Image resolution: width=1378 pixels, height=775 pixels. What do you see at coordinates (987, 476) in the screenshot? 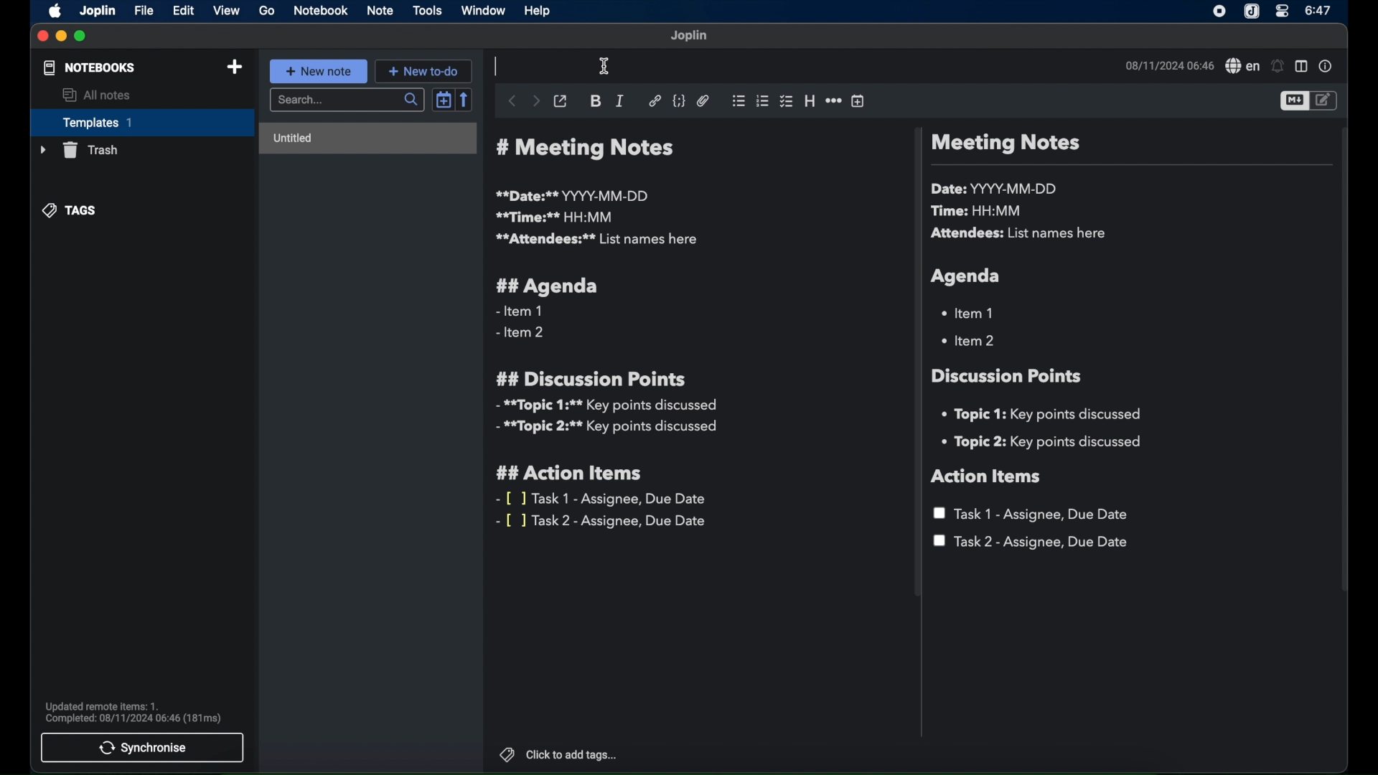
I see `action items` at bounding box center [987, 476].